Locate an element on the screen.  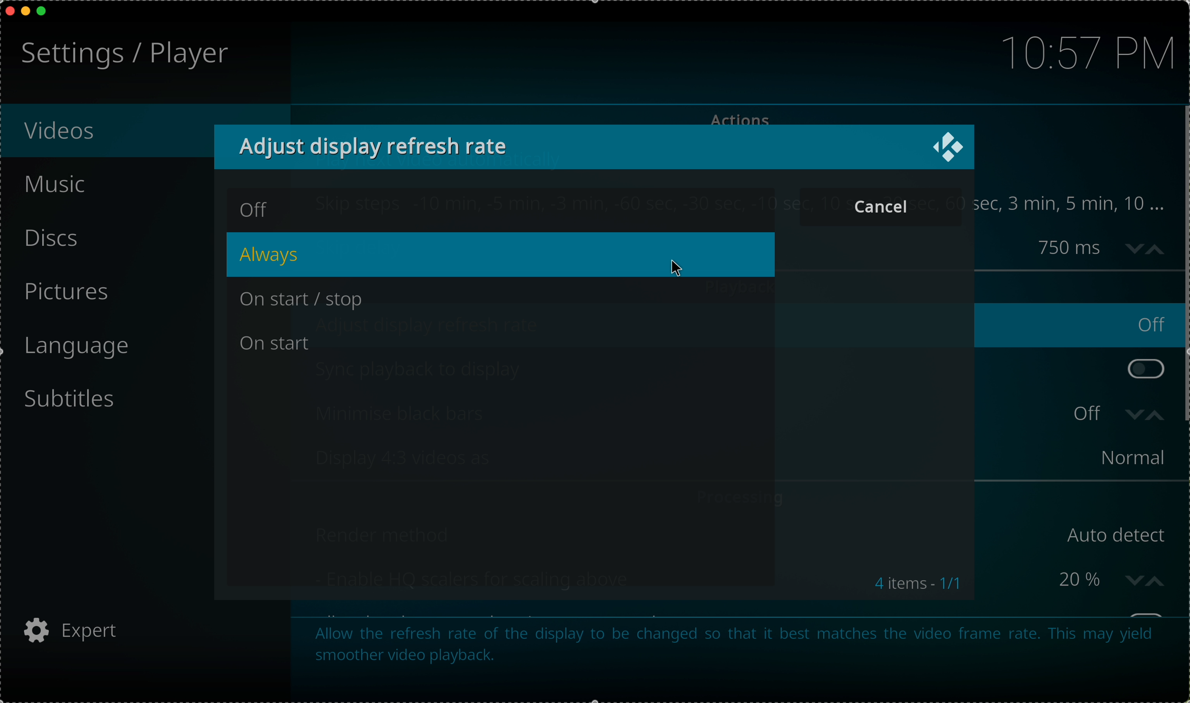
Scroll bar is located at coordinates (1182, 267).